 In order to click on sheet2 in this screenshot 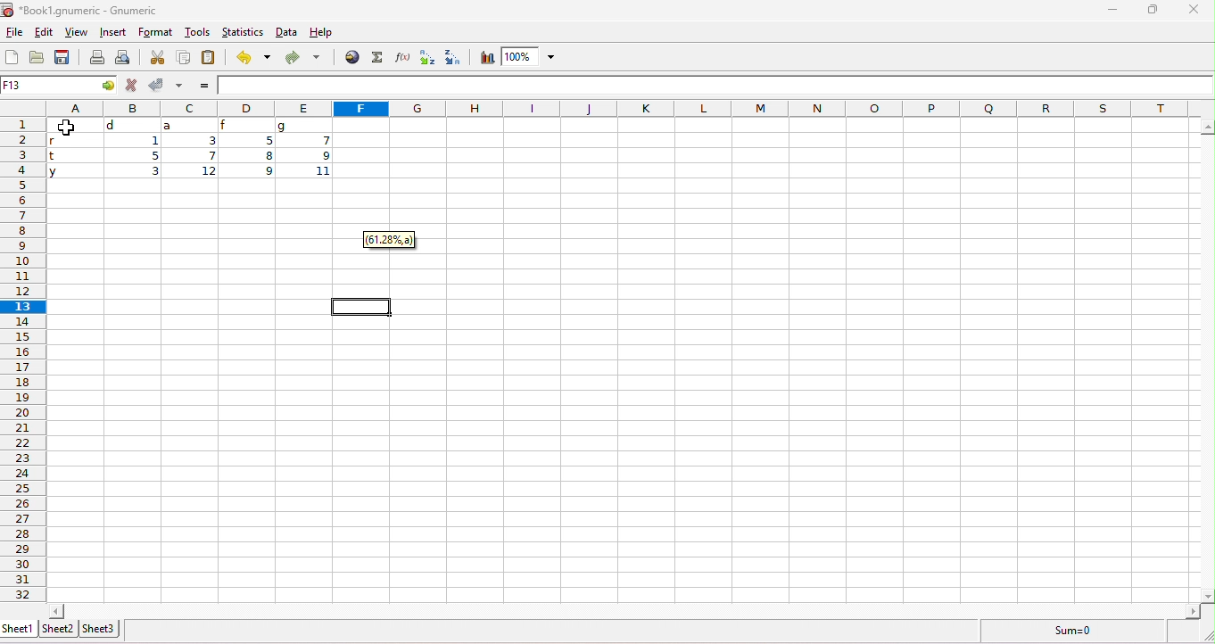, I will do `click(58, 629)`.